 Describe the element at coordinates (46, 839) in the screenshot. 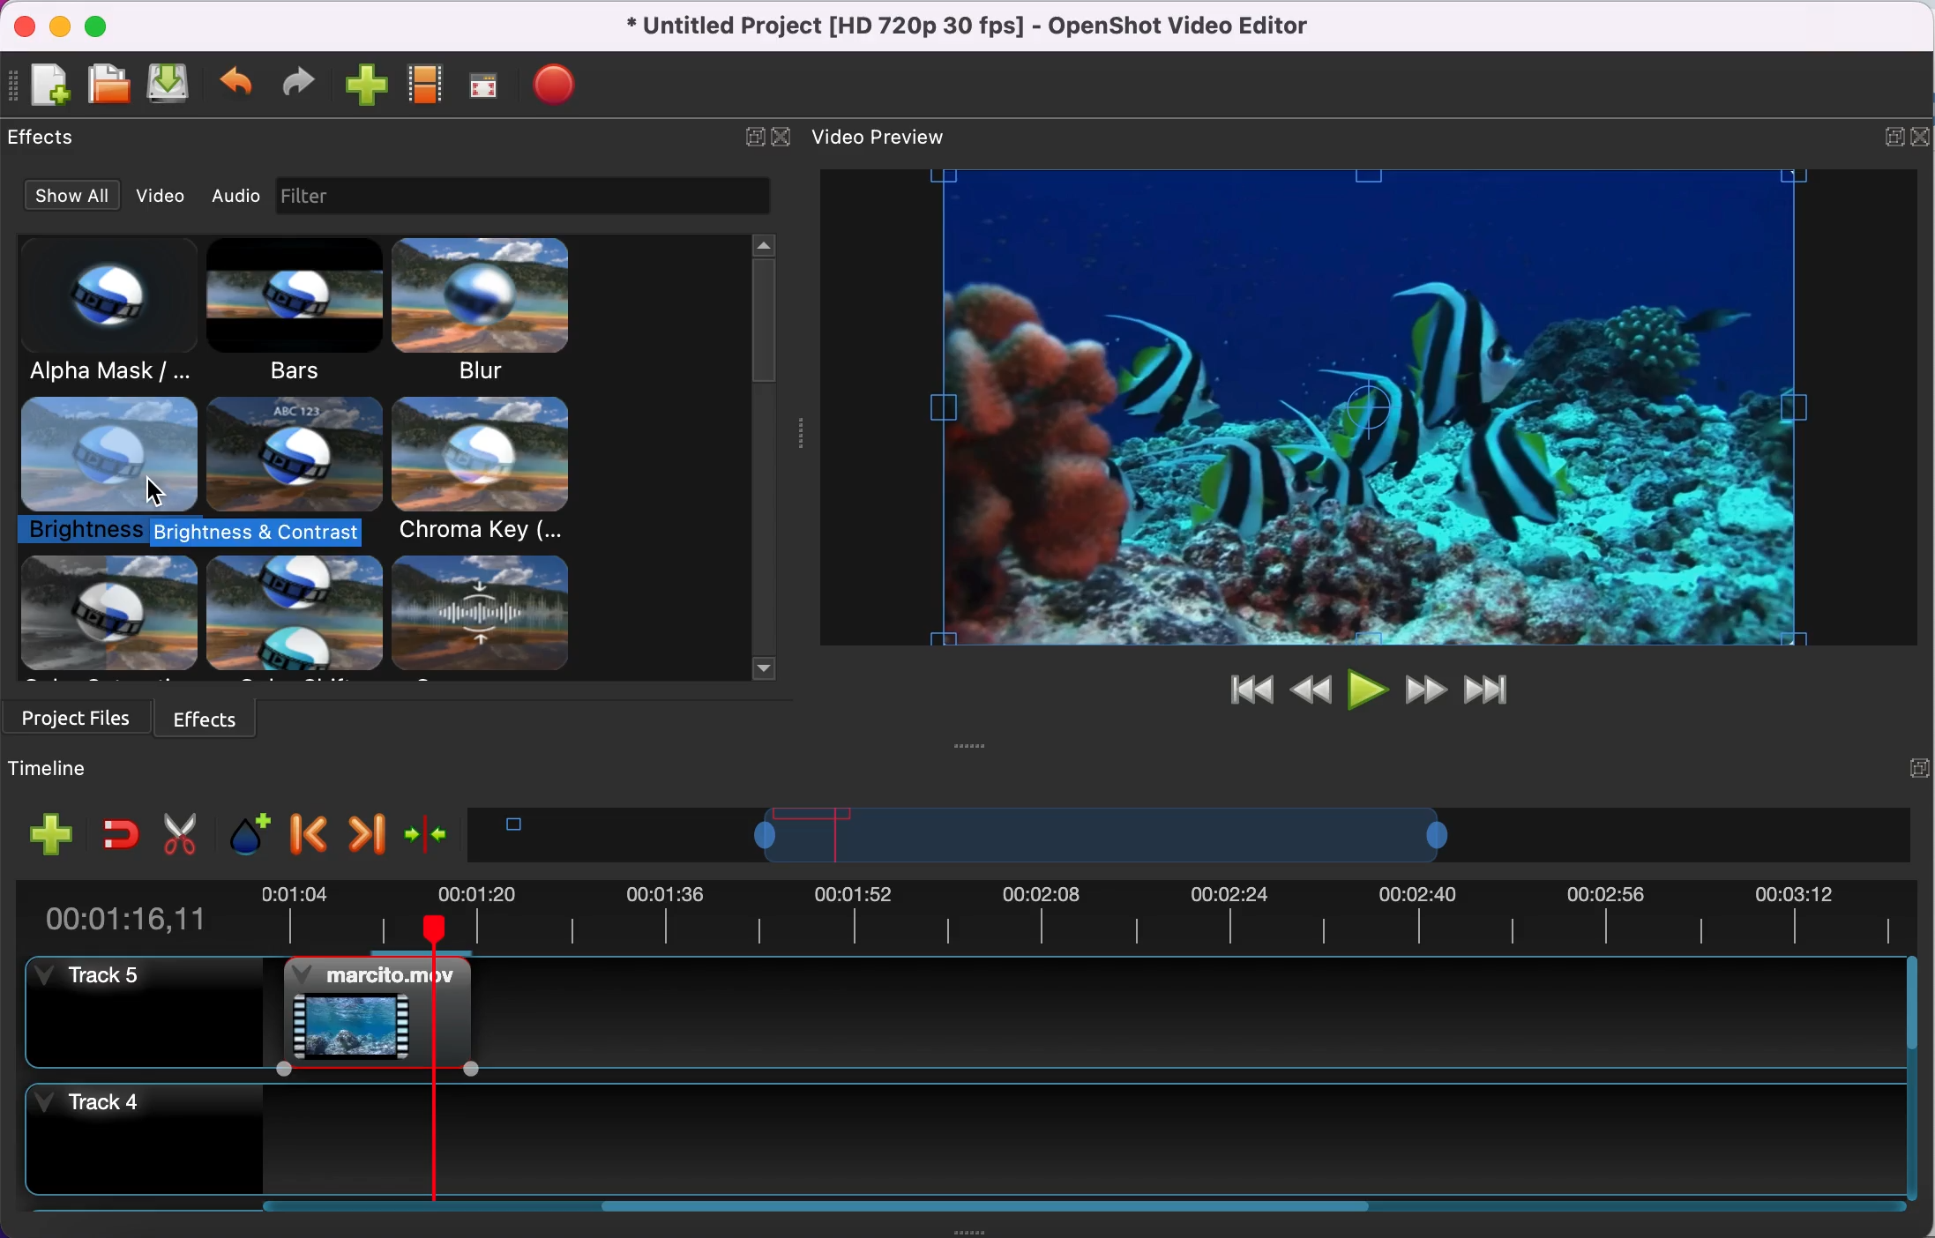

I see `add track` at that location.